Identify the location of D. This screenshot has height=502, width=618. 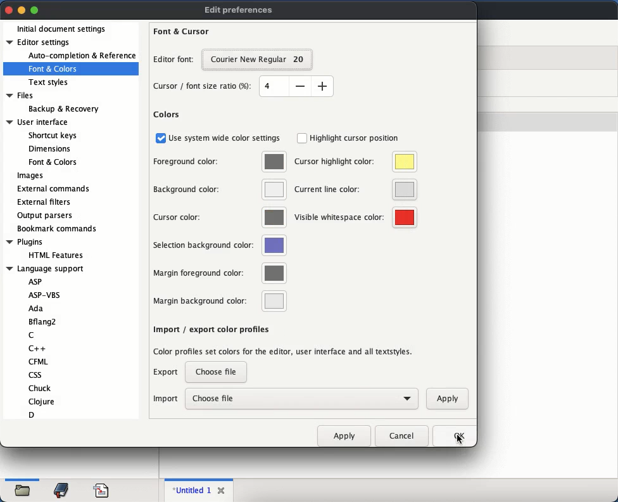
(34, 414).